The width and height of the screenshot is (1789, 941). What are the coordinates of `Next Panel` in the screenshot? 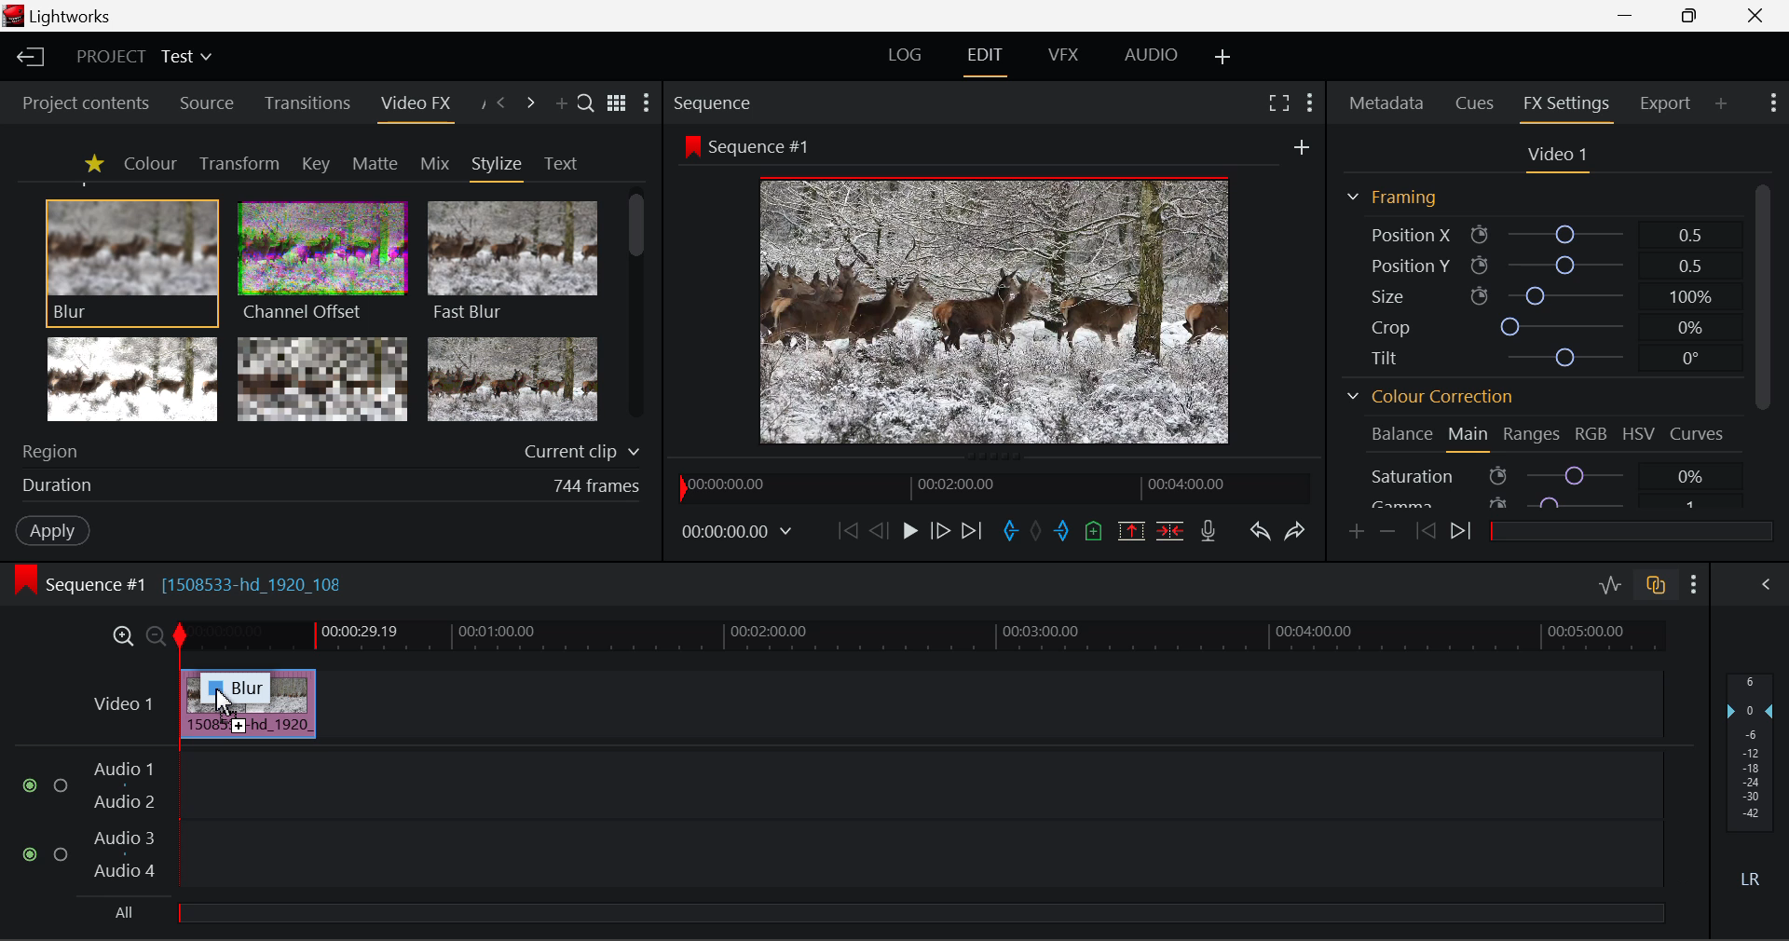 It's located at (531, 103).